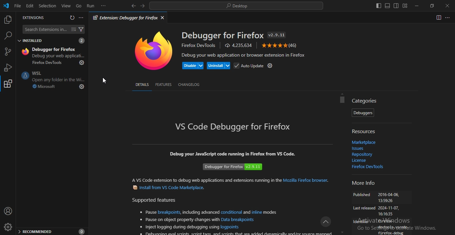 The width and height of the screenshot is (455, 235). Describe the element at coordinates (387, 6) in the screenshot. I see `toggle panel` at that location.